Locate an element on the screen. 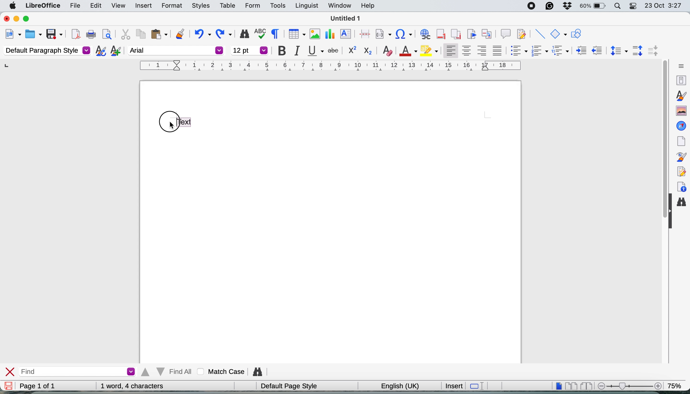 This screenshot has height=394, width=690. strikethrough is located at coordinates (334, 51).